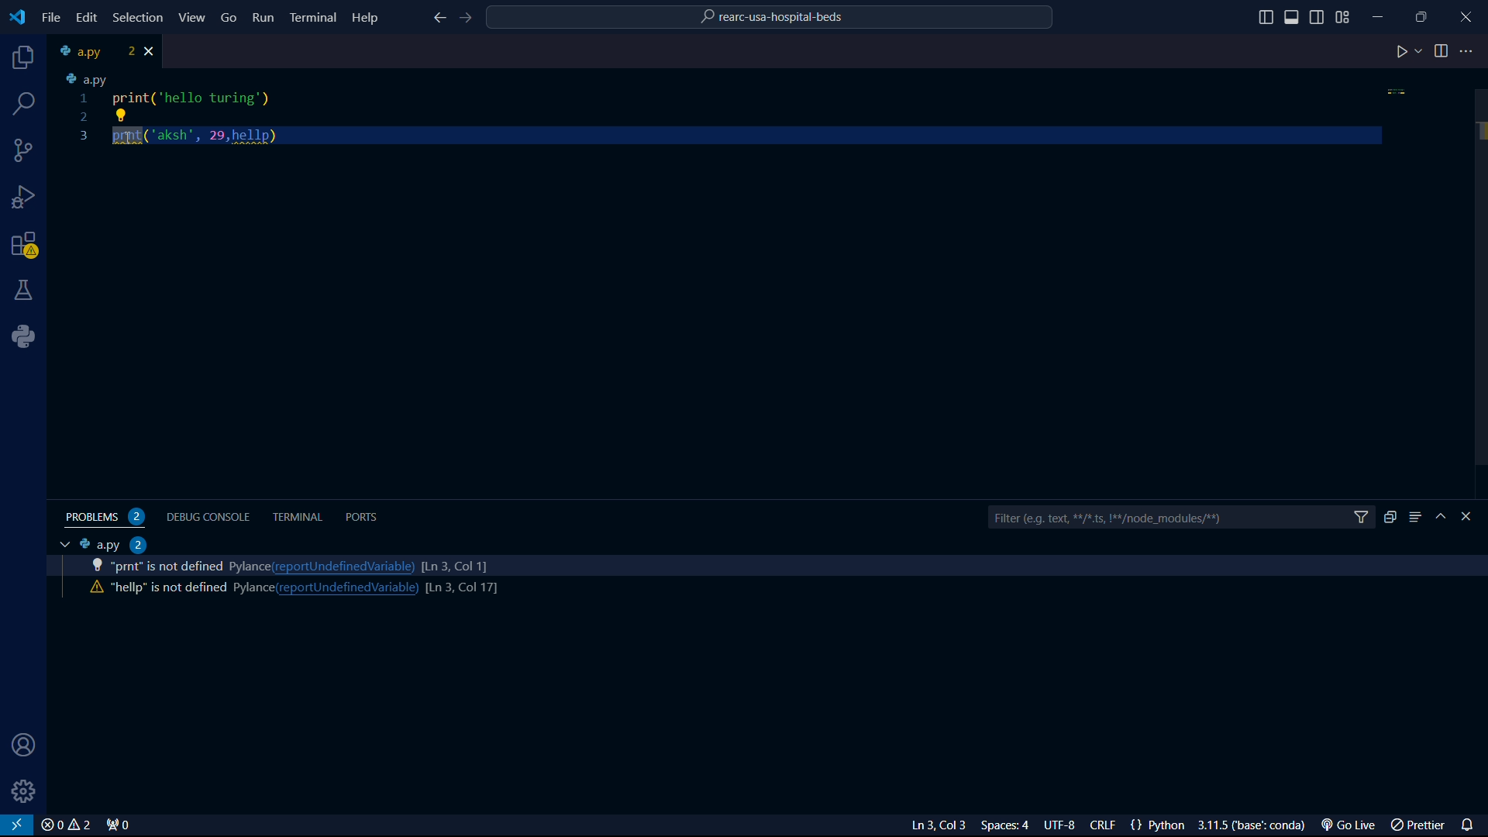 The width and height of the screenshot is (1488, 837). What do you see at coordinates (140, 19) in the screenshot?
I see `Selection` at bounding box center [140, 19].